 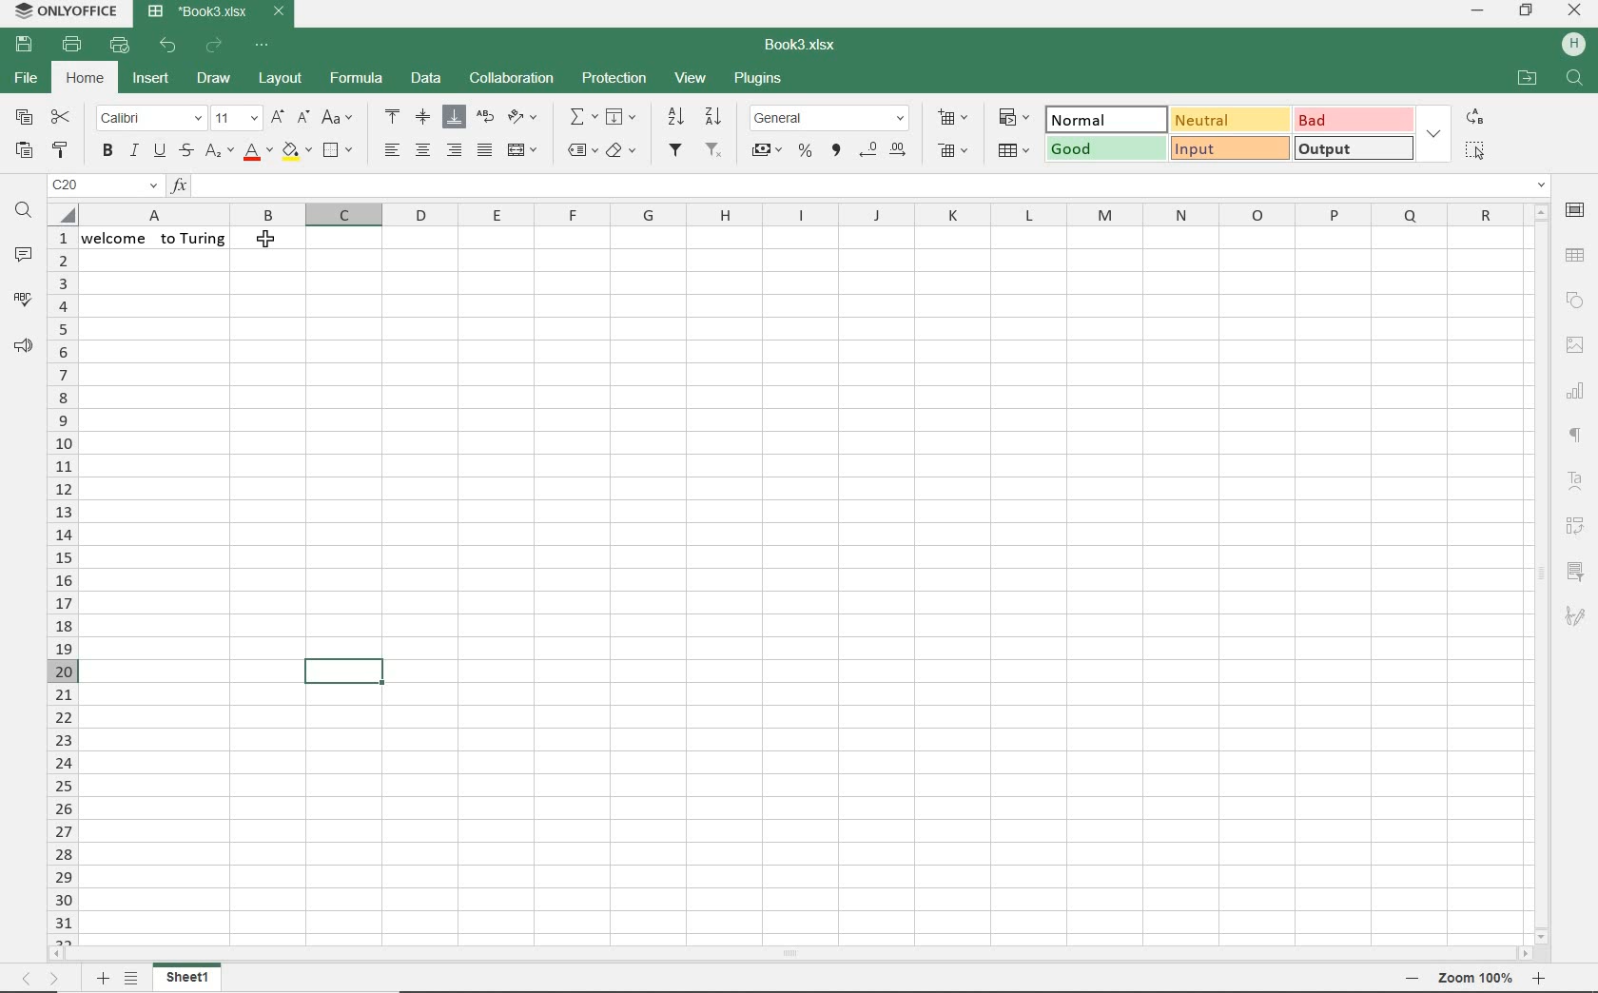 What do you see at coordinates (22, 347) in the screenshot?
I see `feedback & support` at bounding box center [22, 347].